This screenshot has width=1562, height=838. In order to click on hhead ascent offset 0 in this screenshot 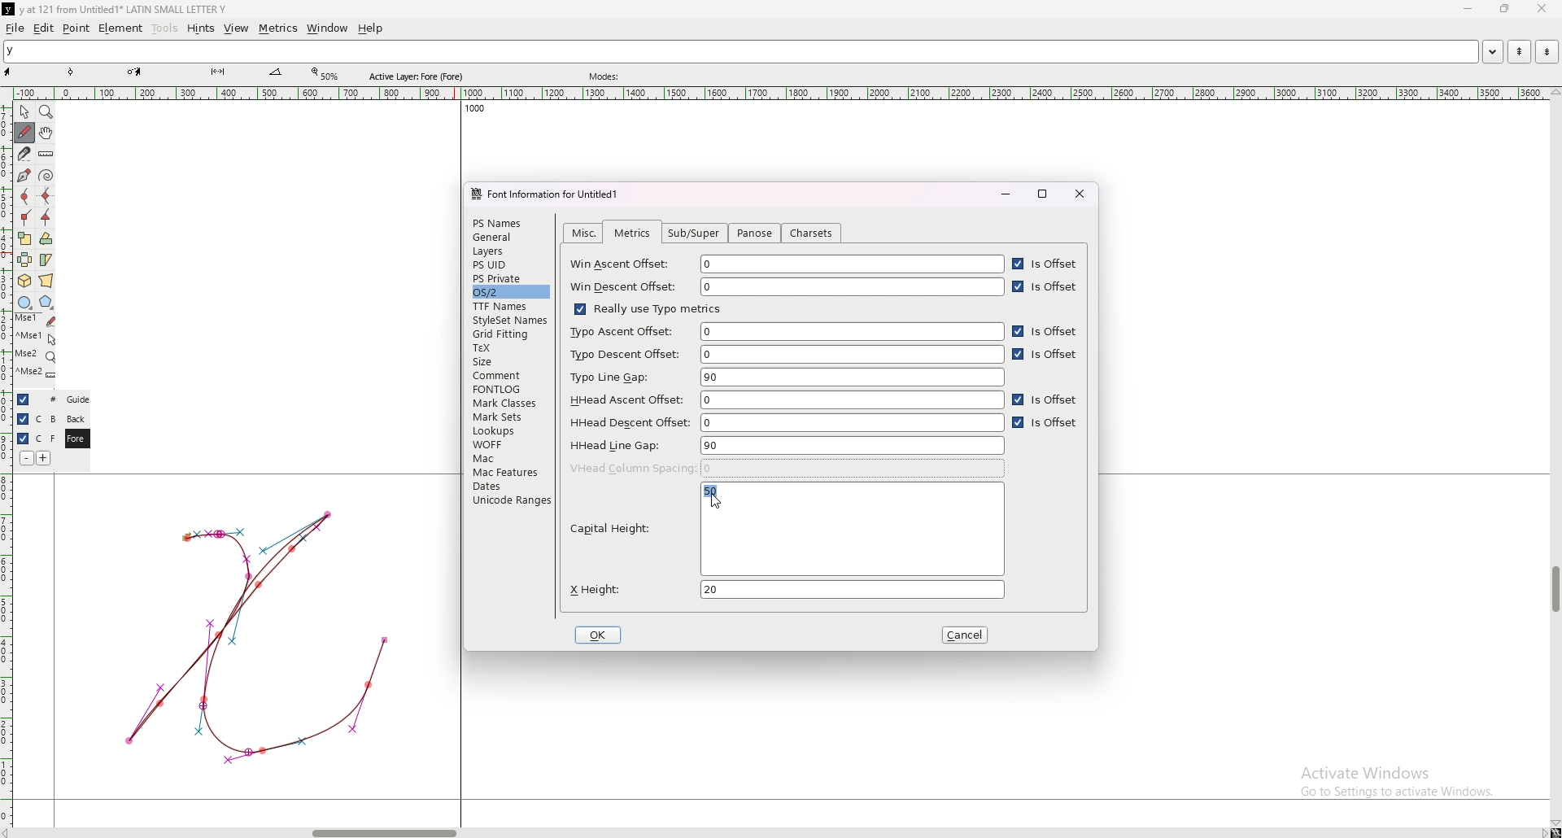, I will do `click(784, 399)`.